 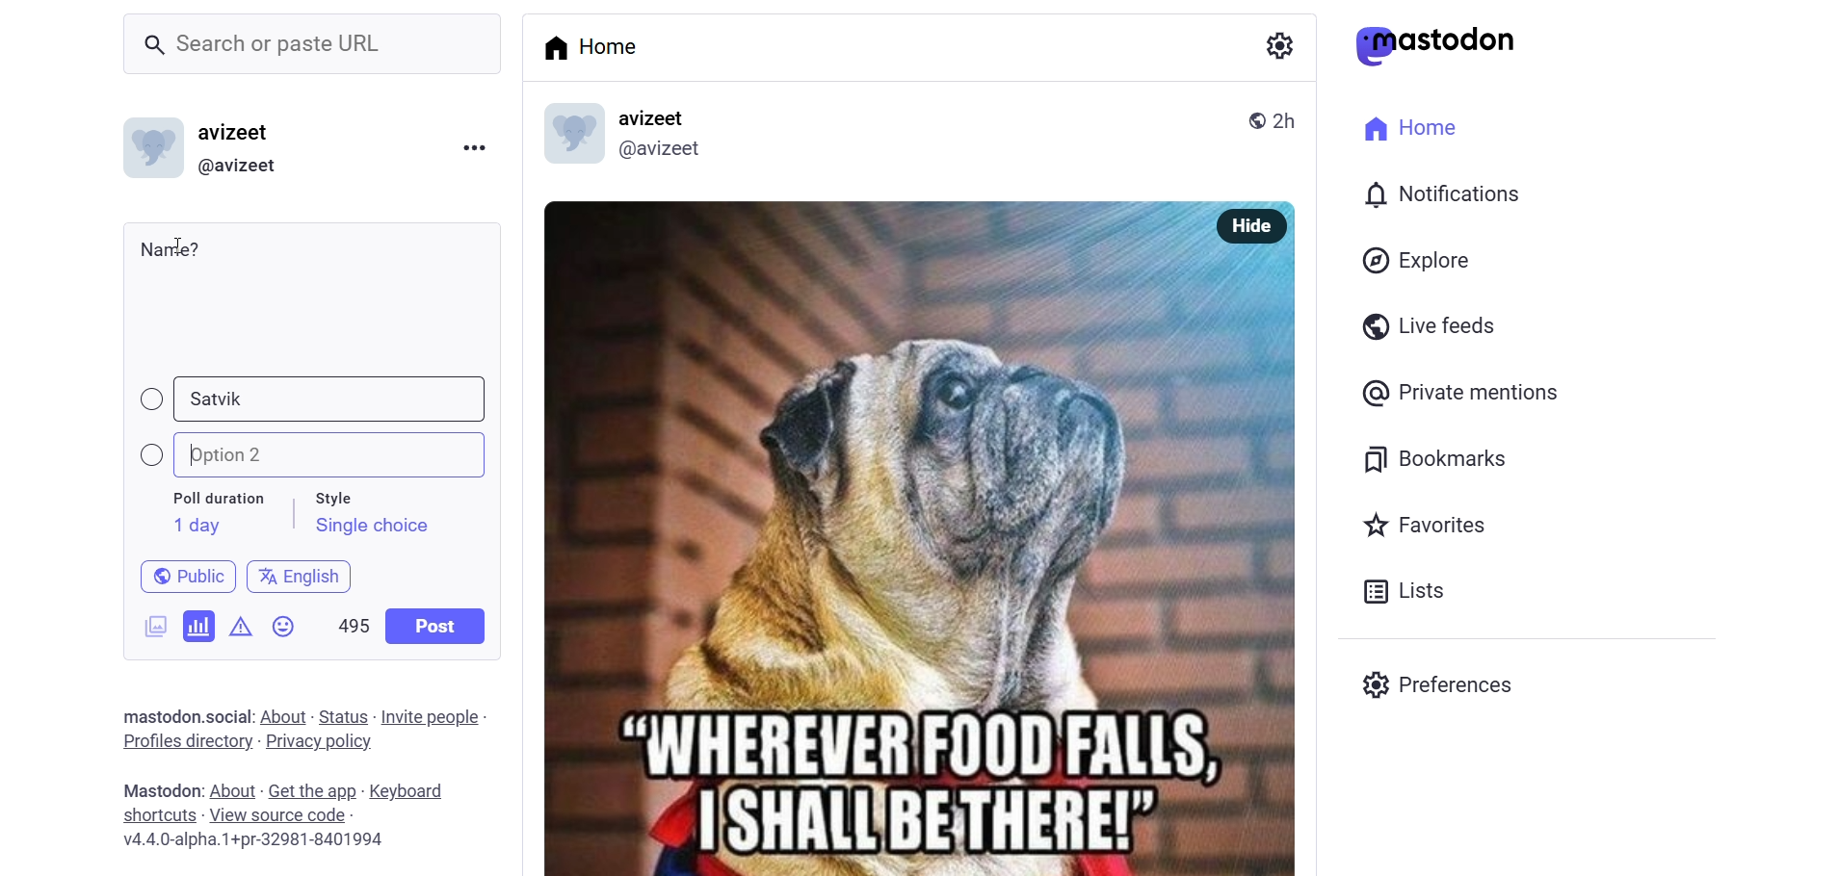 I want to click on home, so click(x=1405, y=125).